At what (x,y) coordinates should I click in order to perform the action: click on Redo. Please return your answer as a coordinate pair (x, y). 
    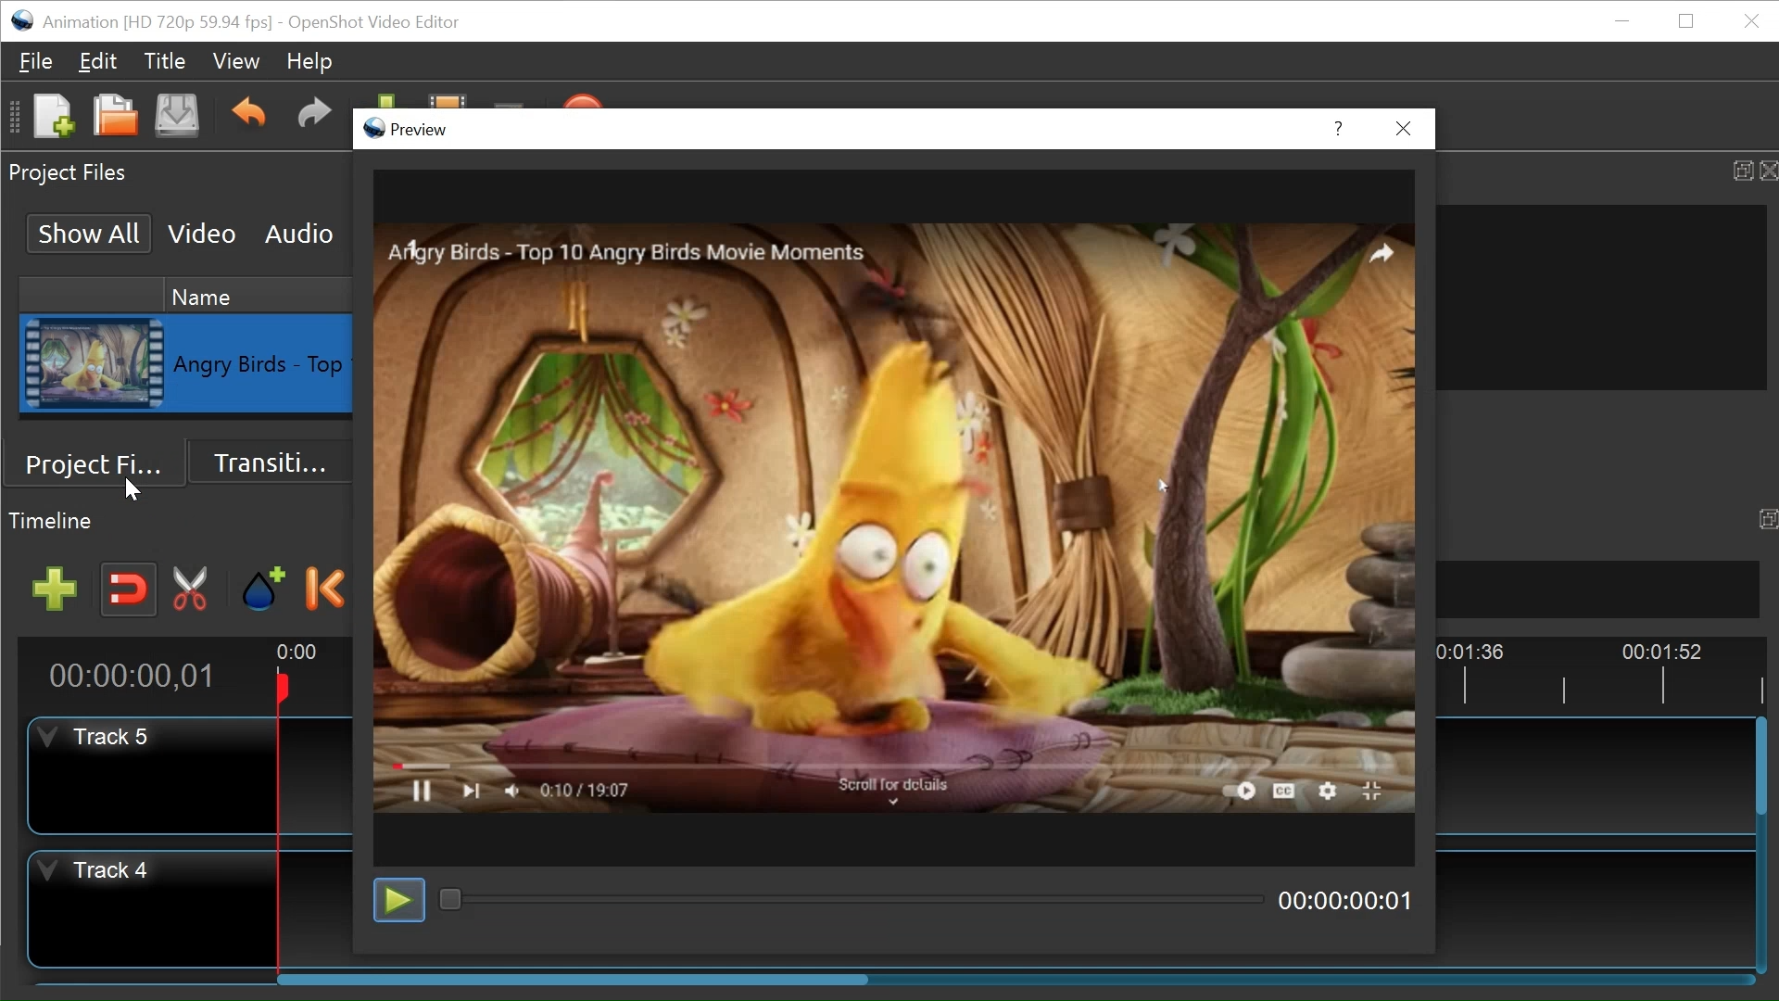
    Looking at the image, I should click on (309, 113).